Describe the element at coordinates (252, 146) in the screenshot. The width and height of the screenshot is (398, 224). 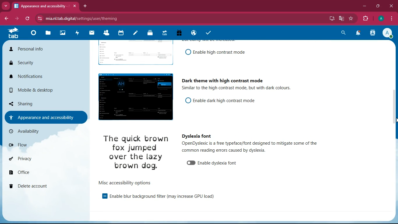
I see `description` at that location.